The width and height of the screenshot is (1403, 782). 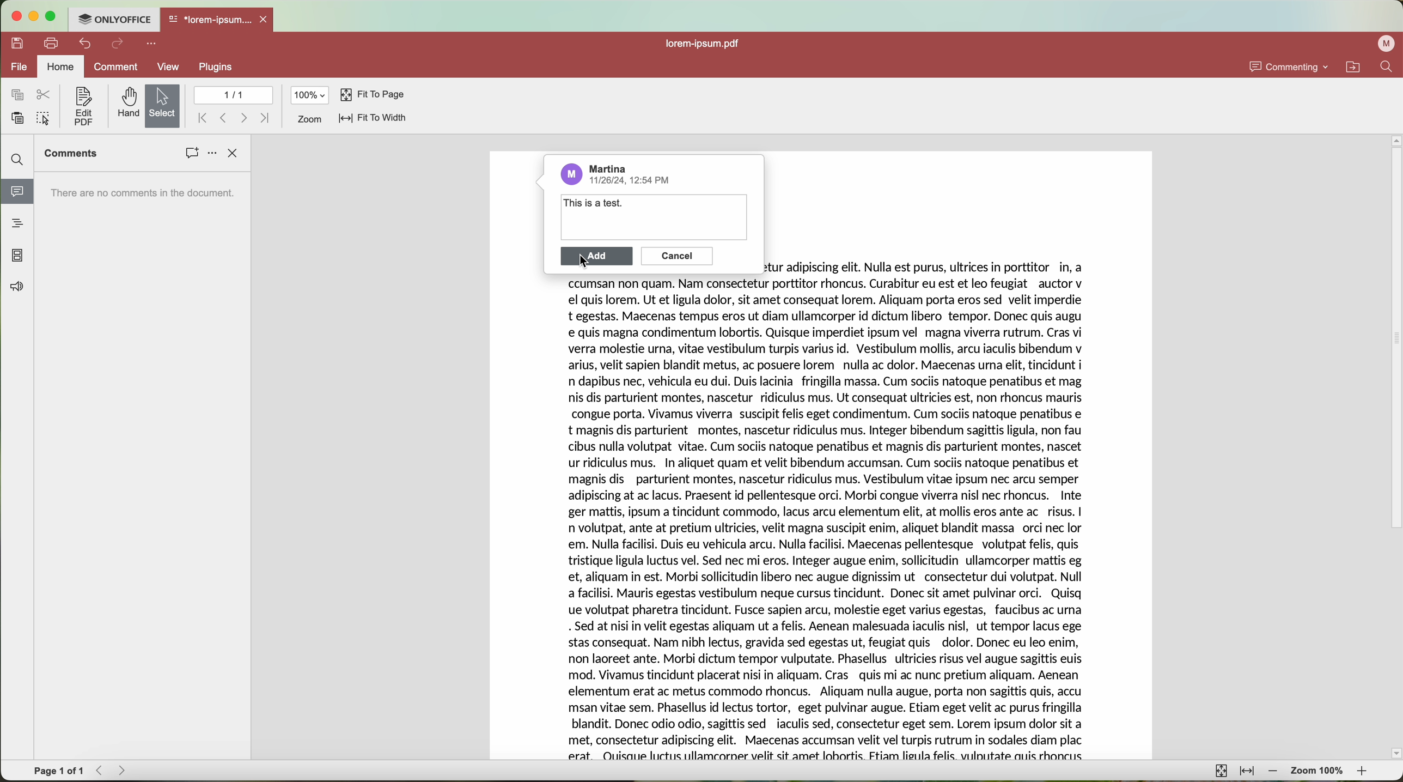 I want to click on save, so click(x=15, y=43).